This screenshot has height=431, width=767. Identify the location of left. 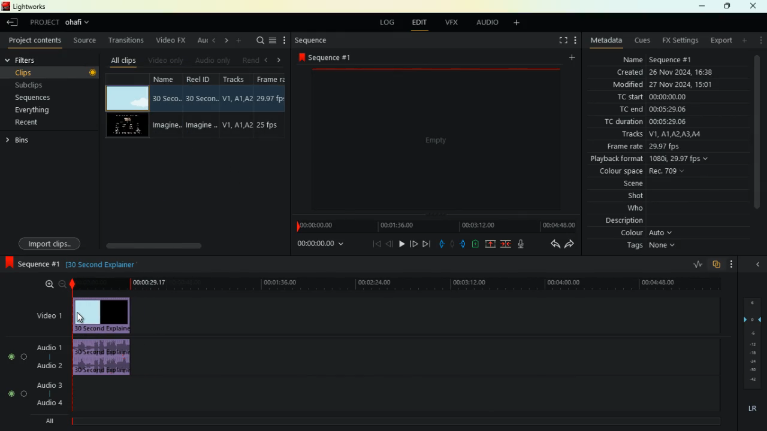
(268, 60).